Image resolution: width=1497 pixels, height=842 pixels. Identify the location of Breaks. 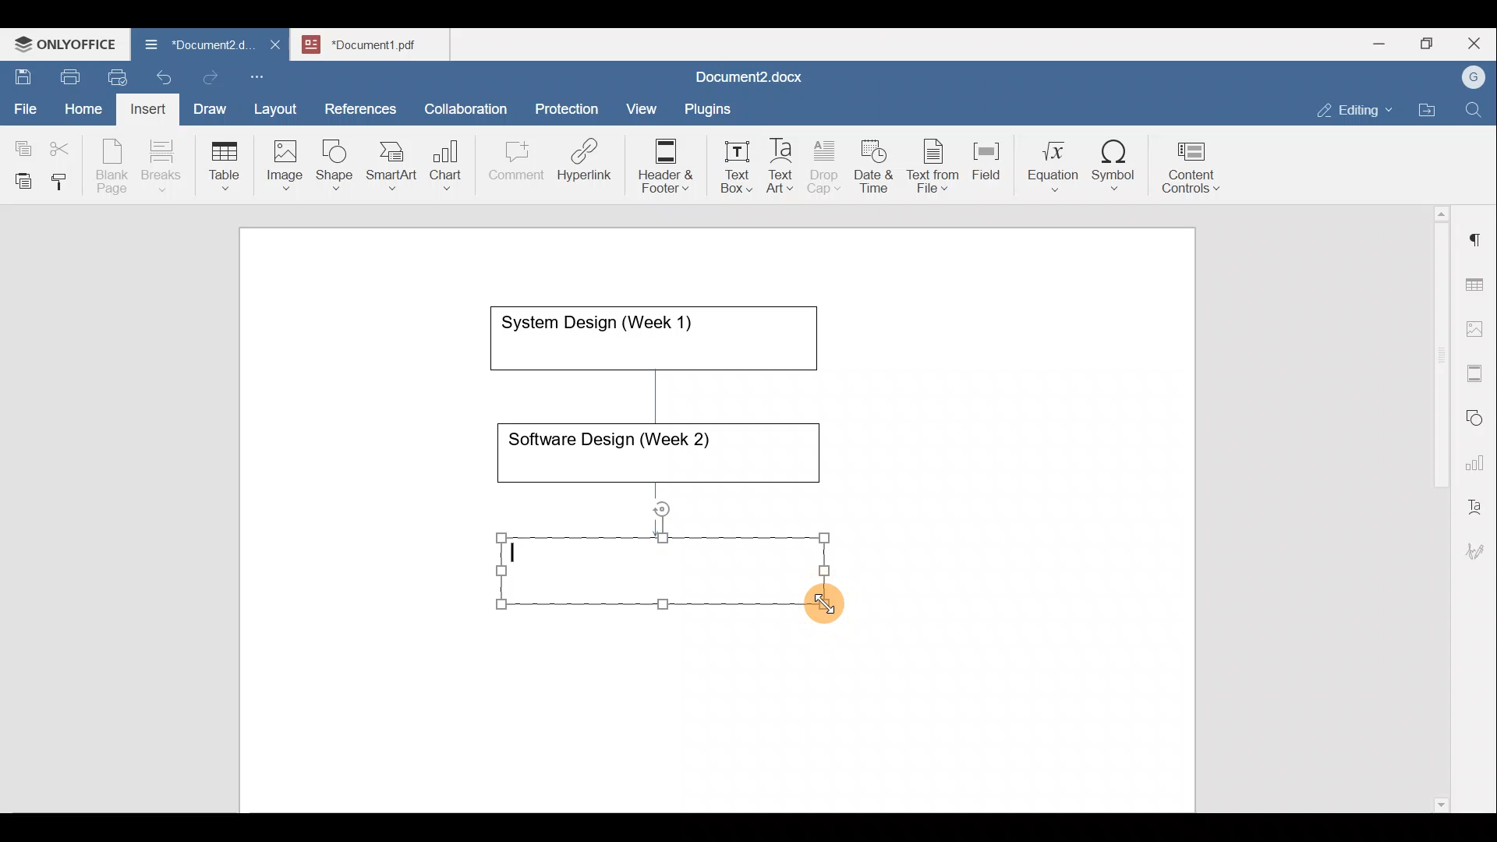
(161, 167).